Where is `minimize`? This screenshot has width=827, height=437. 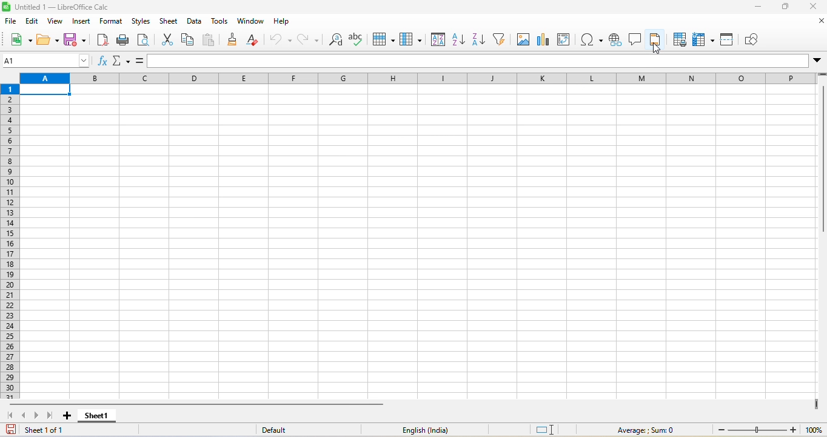
minimize is located at coordinates (760, 8).